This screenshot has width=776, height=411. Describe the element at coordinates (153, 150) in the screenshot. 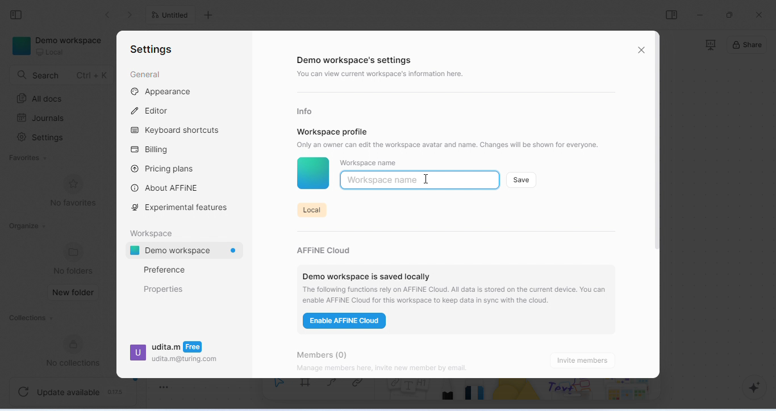

I see `billing` at that location.